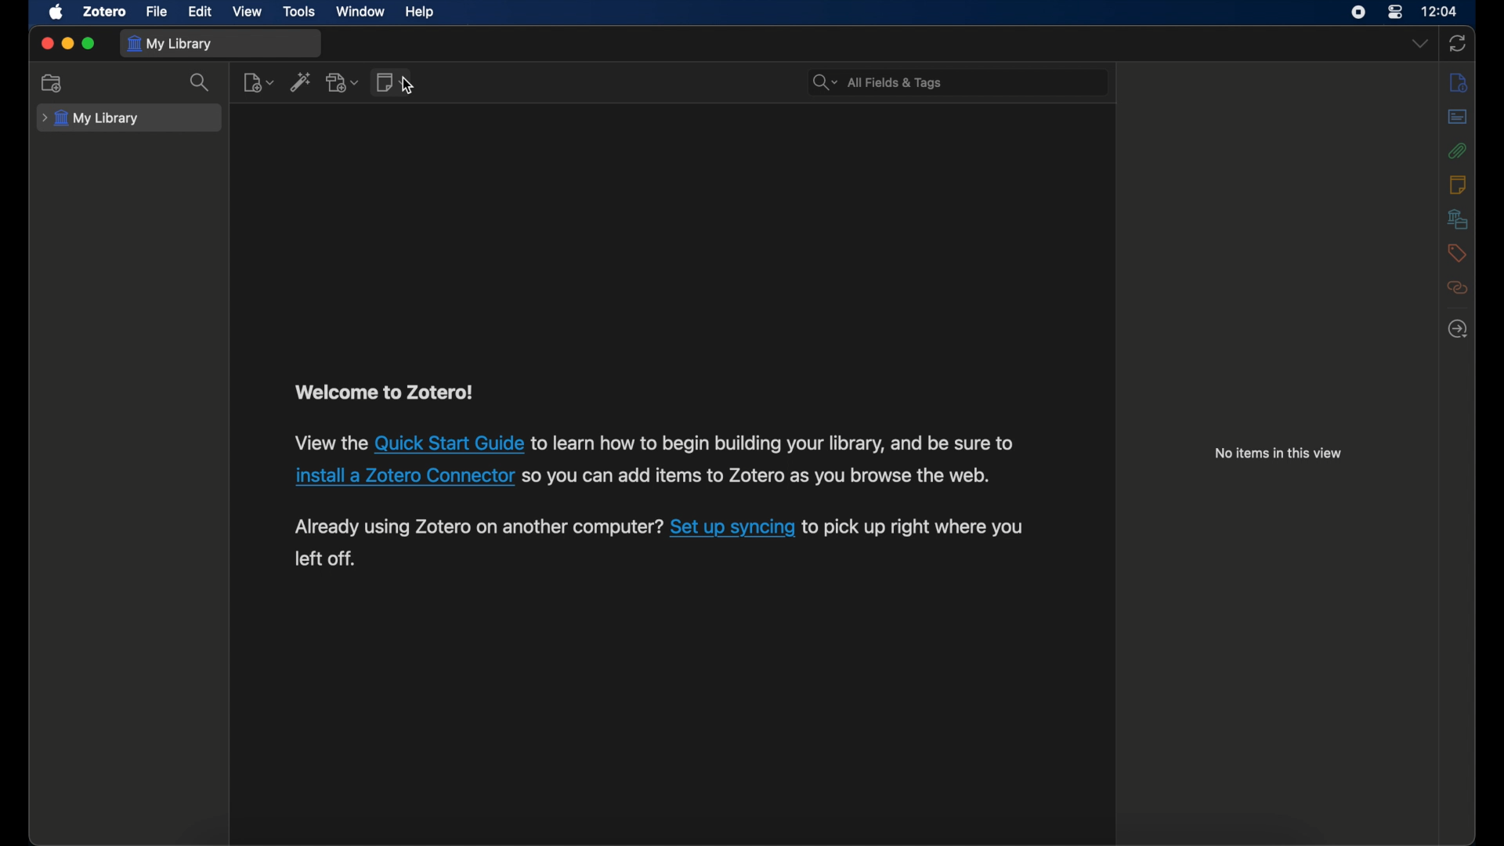 The height and width of the screenshot is (846, 1504). Describe the element at coordinates (359, 12) in the screenshot. I see `window` at that location.